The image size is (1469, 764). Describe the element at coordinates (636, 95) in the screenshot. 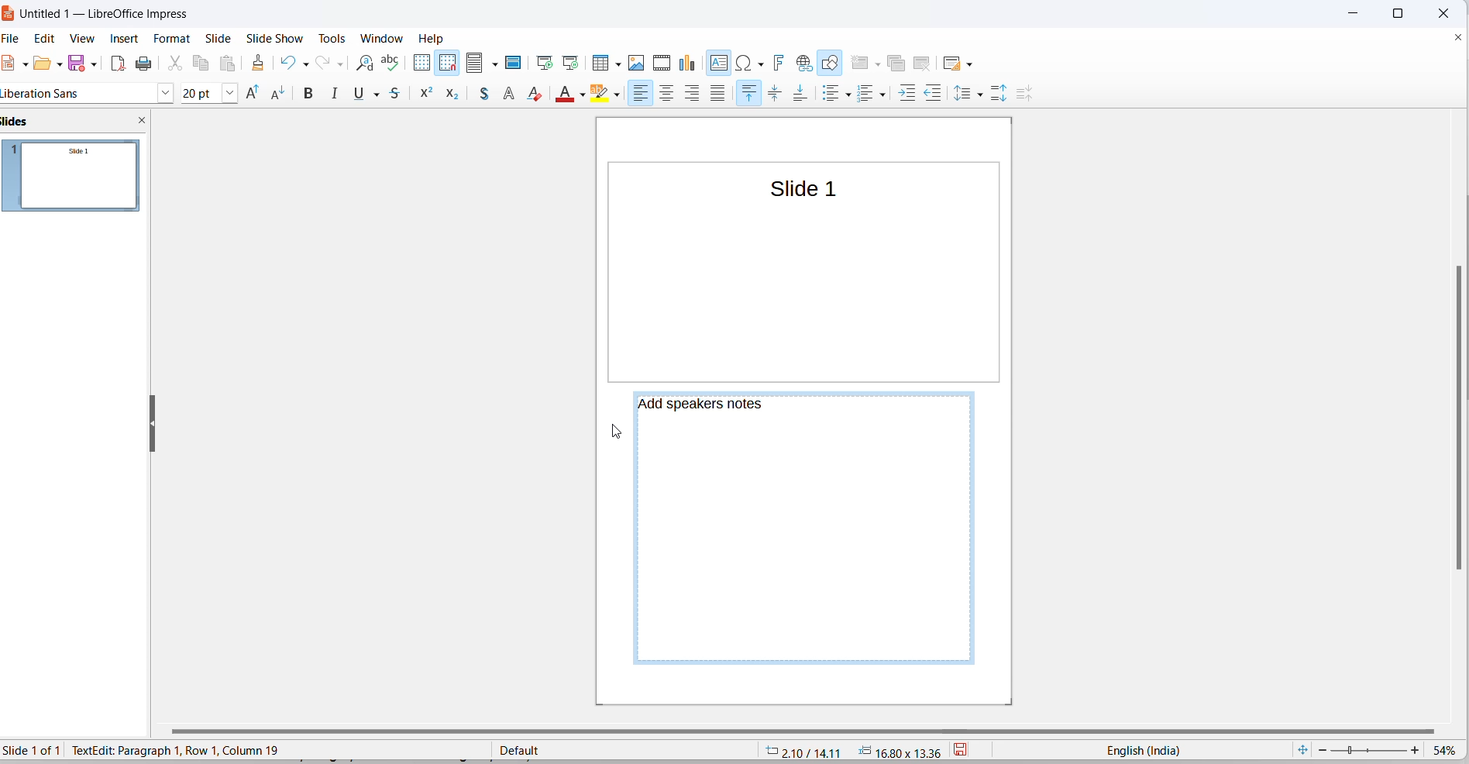

I see `arrange ` at that location.